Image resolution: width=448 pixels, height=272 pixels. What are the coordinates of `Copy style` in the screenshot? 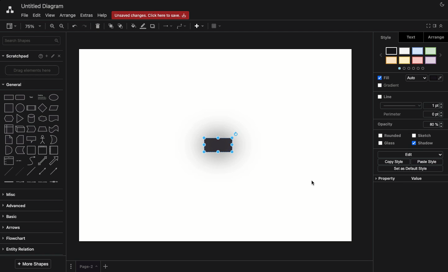 It's located at (392, 161).